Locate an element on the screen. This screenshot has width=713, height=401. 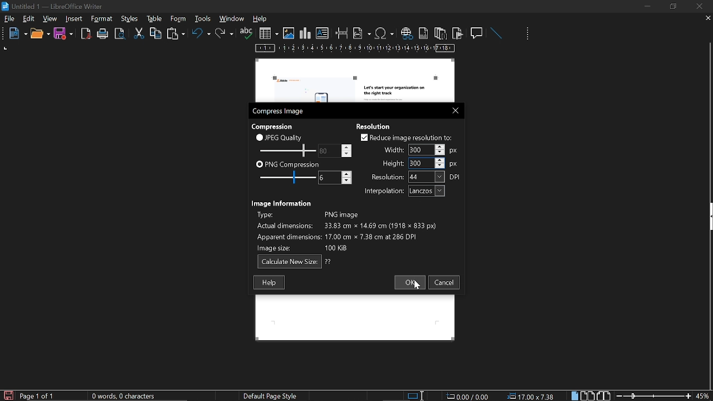
tools is located at coordinates (104, 19).